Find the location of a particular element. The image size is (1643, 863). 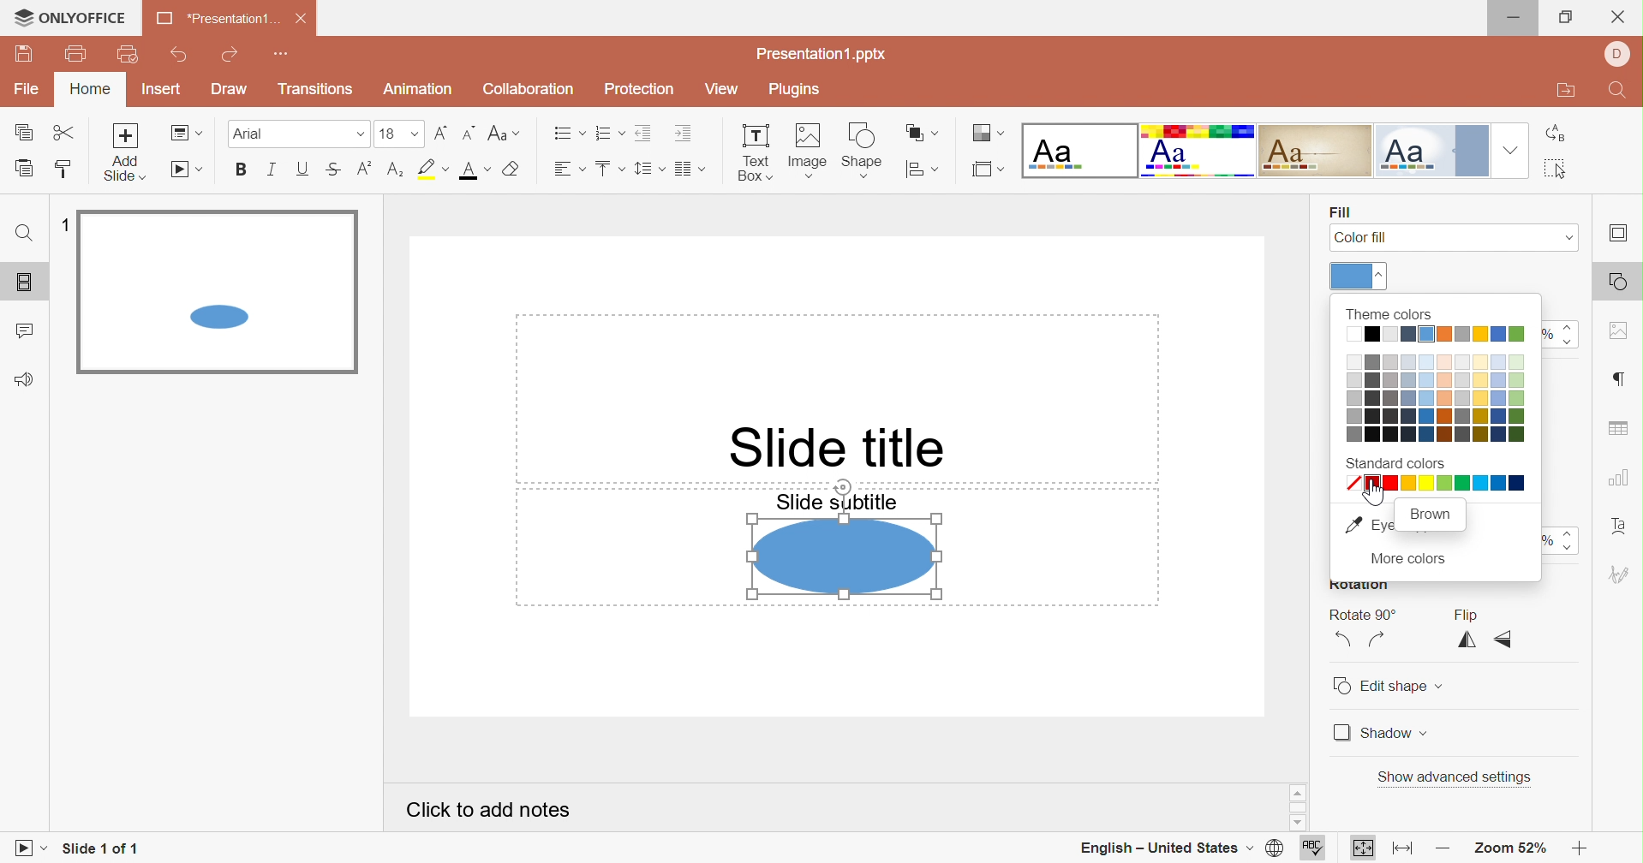

Copy style is located at coordinates (65, 168).